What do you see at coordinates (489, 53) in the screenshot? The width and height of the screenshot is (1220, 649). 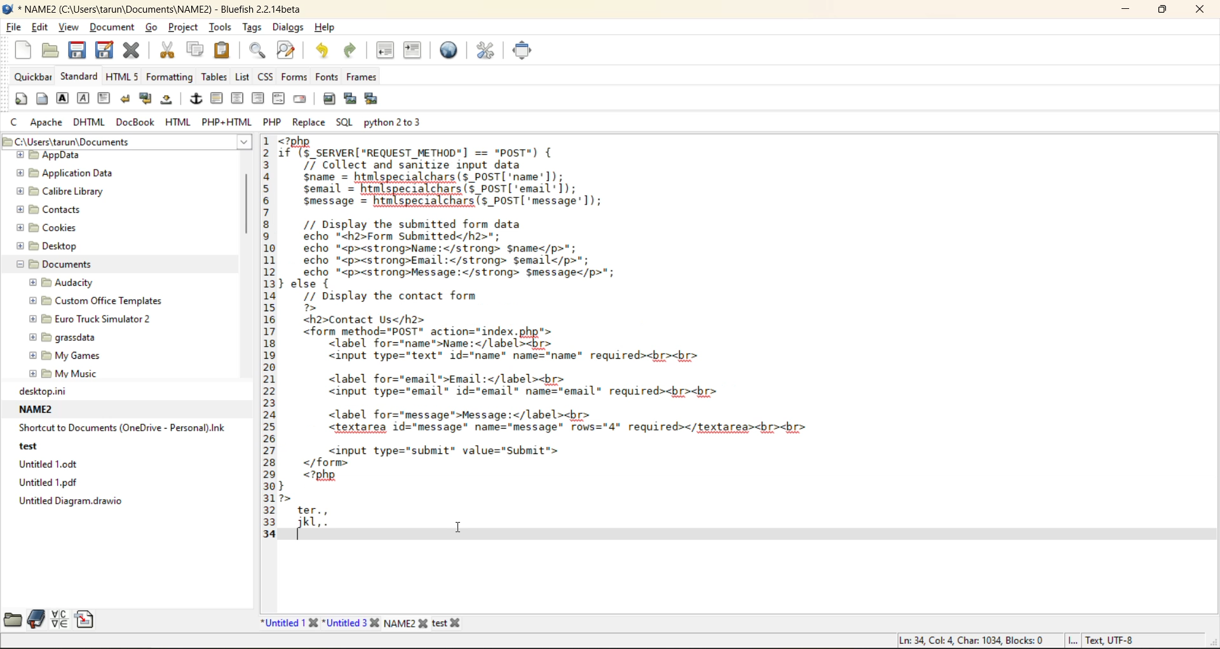 I see `edit preferences` at bounding box center [489, 53].